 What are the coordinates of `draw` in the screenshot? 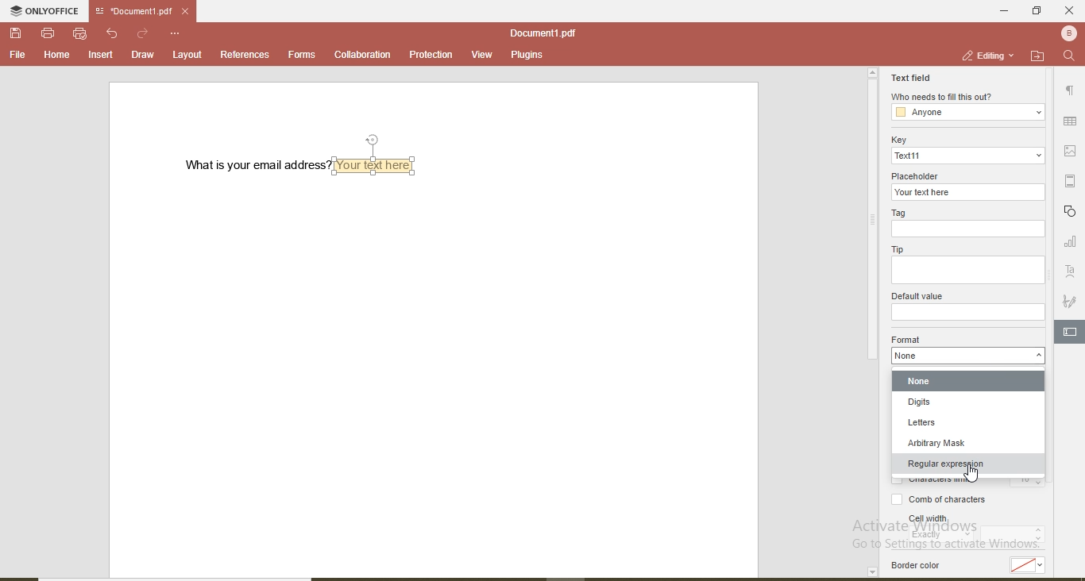 It's located at (141, 54).